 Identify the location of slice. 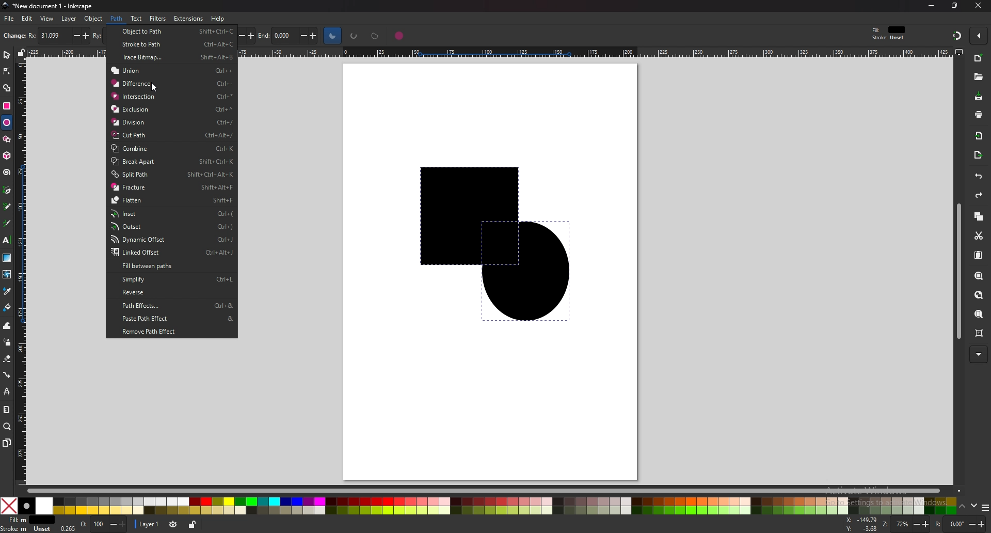
(332, 35).